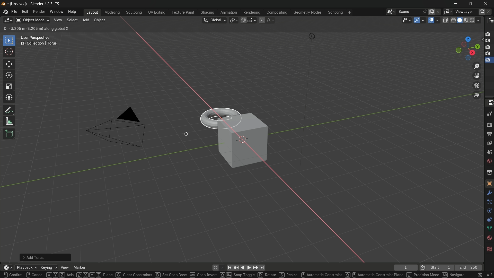 The width and height of the screenshot is (494, 278). Describe the element at coordinates (268, 275) in the screenshot. I see `Rotate` at that location.